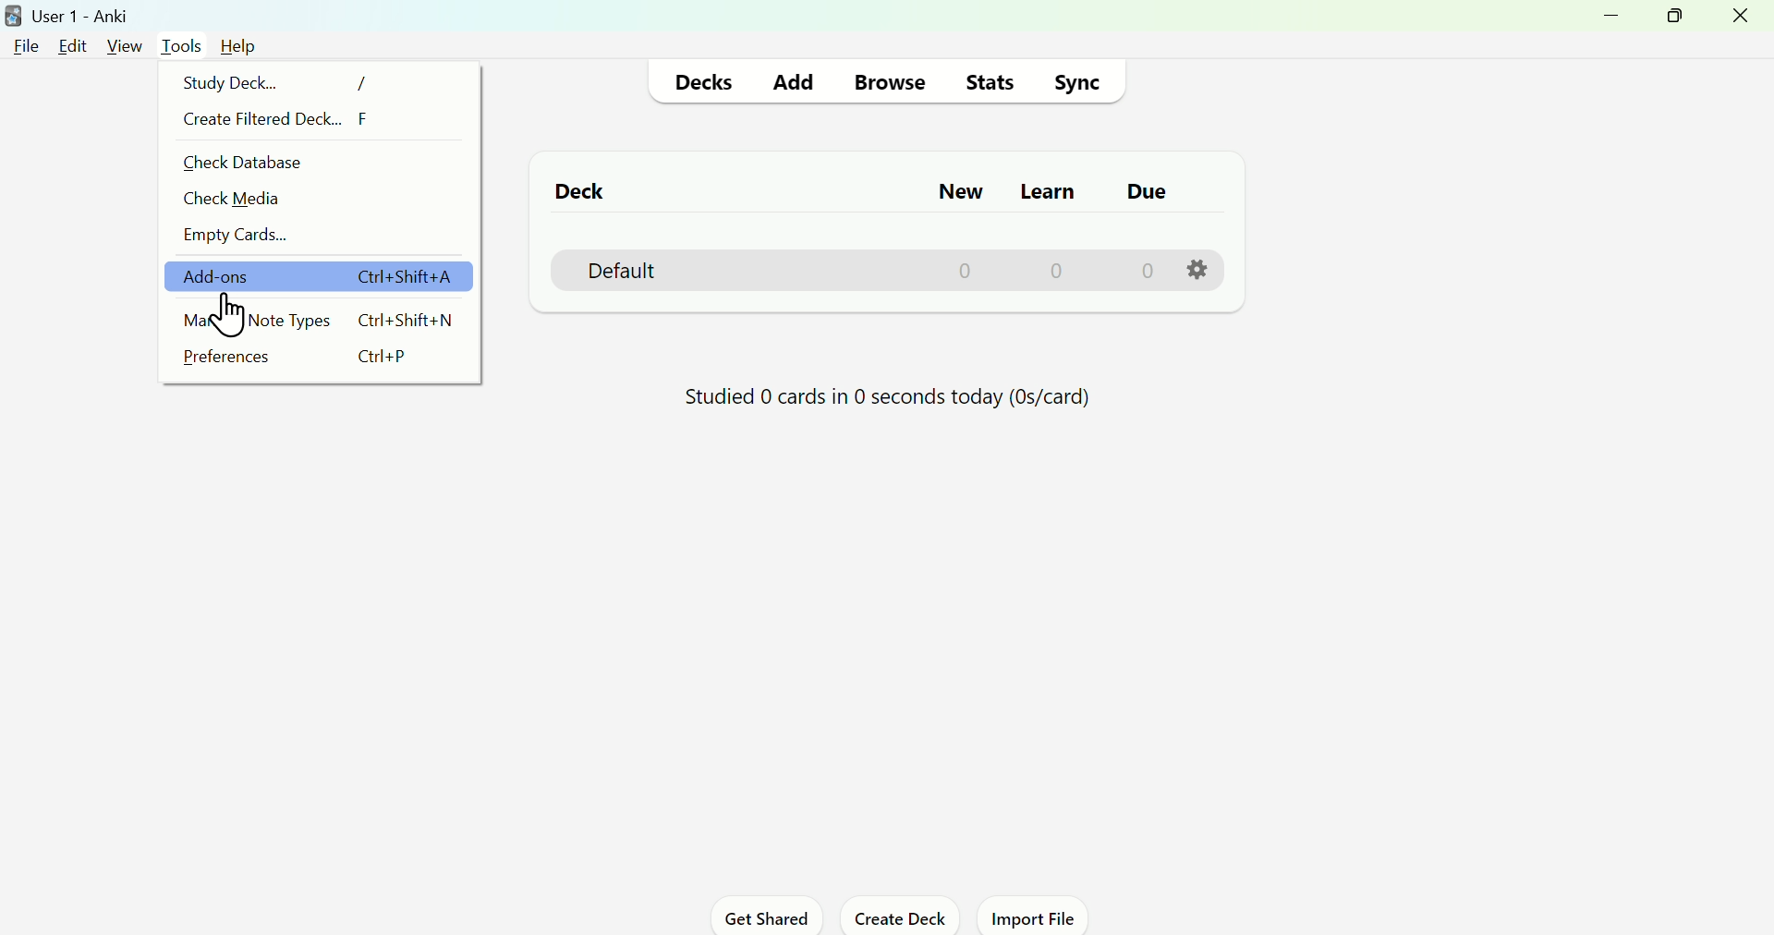 This screenshot has width=1774, height=935. Describe the element at coordinates (970, 189) in the screenshot. I see `New` at that location.